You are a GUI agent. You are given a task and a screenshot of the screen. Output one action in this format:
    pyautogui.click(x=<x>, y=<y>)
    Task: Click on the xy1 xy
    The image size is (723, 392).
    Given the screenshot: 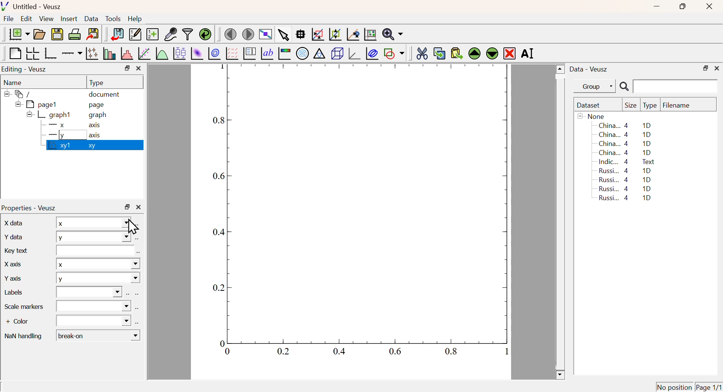 What is the action you would take?
    pyautogui.click(x=70, y=146)
    